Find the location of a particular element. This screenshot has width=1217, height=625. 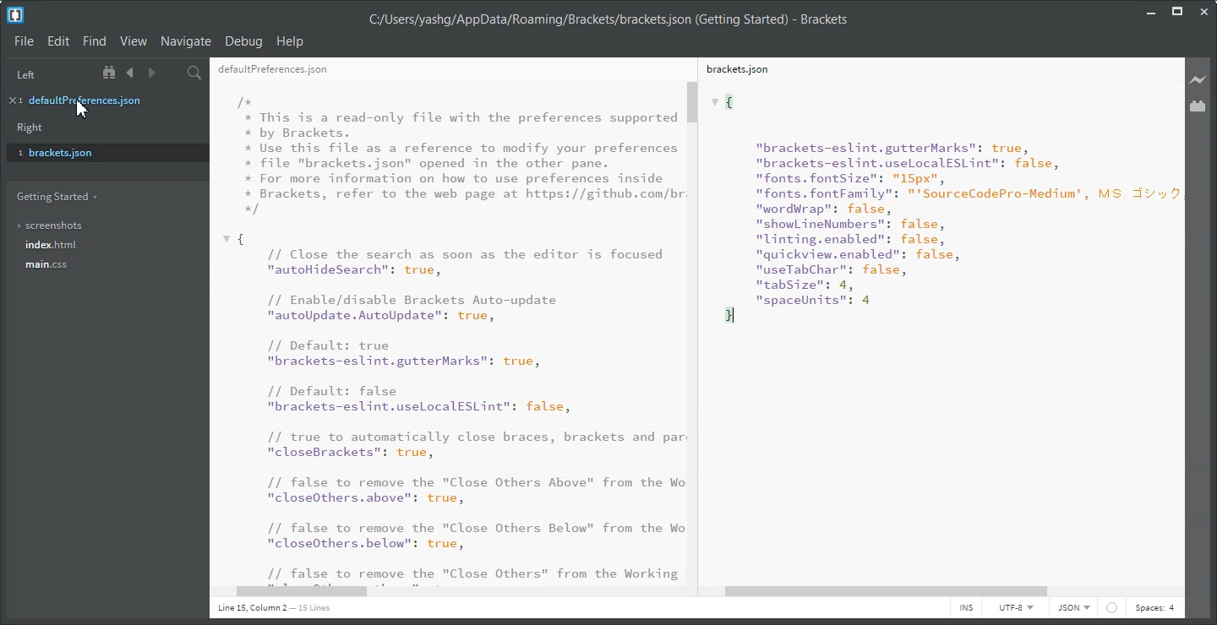

index.html is located at coordinates (105, 246).